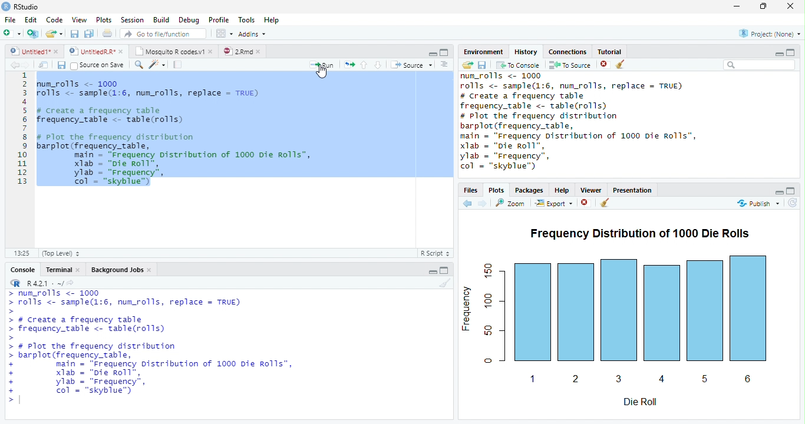 This screenshot has height=424, width=805. What do you see at coordinates (590, 189) in the screenshot?
I see `Viewer` at bounding box center [590, 189].